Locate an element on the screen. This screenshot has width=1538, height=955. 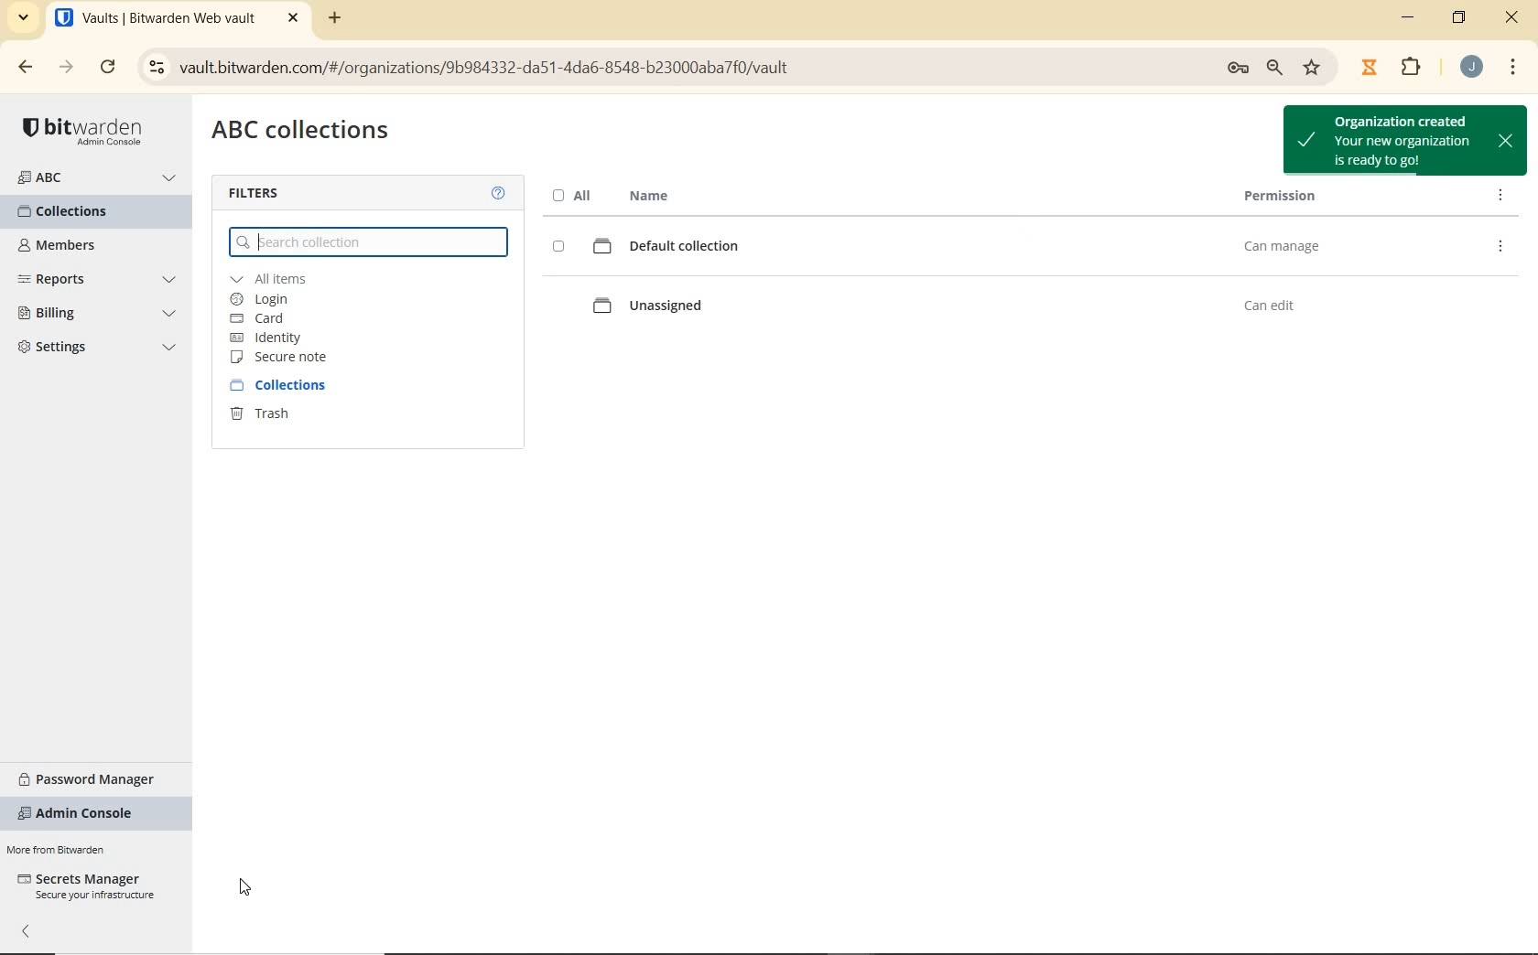
restore down is located at coordinates (1462, 17).